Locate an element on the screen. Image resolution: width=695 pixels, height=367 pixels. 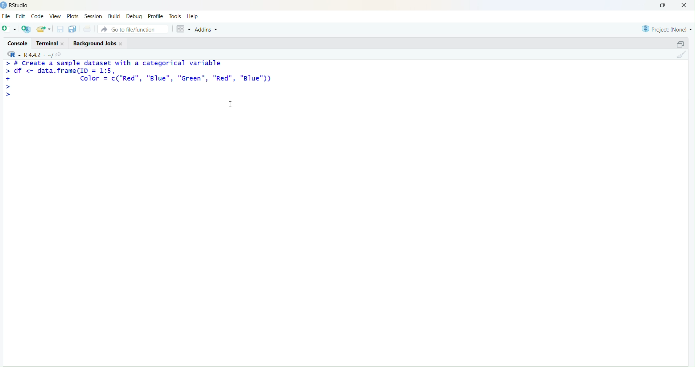
go to file/function is located at coordinates (133, 29).